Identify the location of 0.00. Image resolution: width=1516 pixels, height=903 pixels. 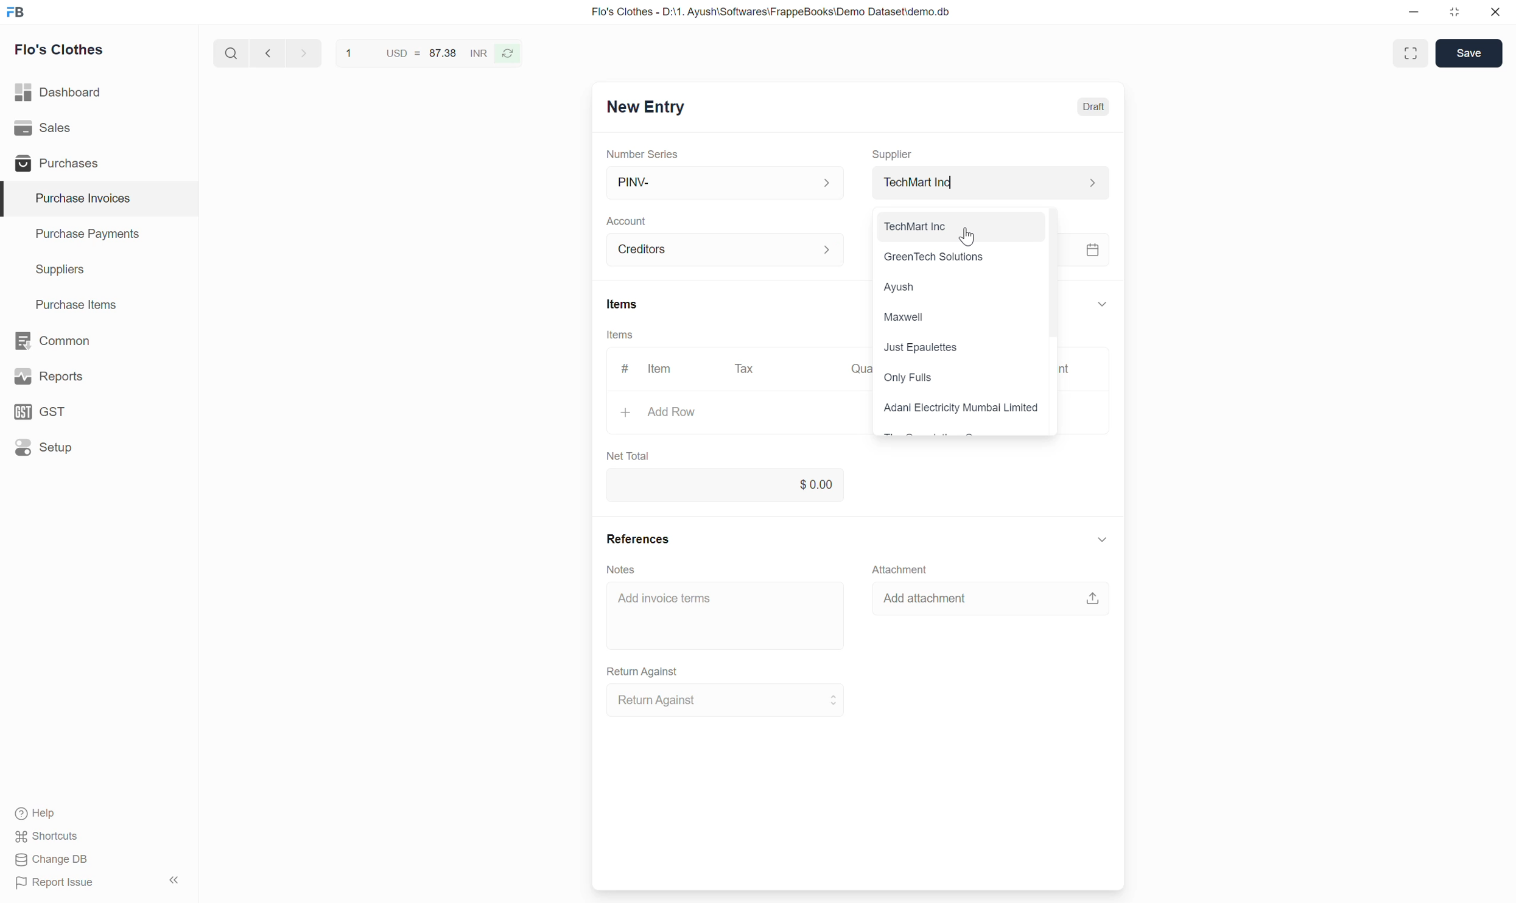
(728, 484).